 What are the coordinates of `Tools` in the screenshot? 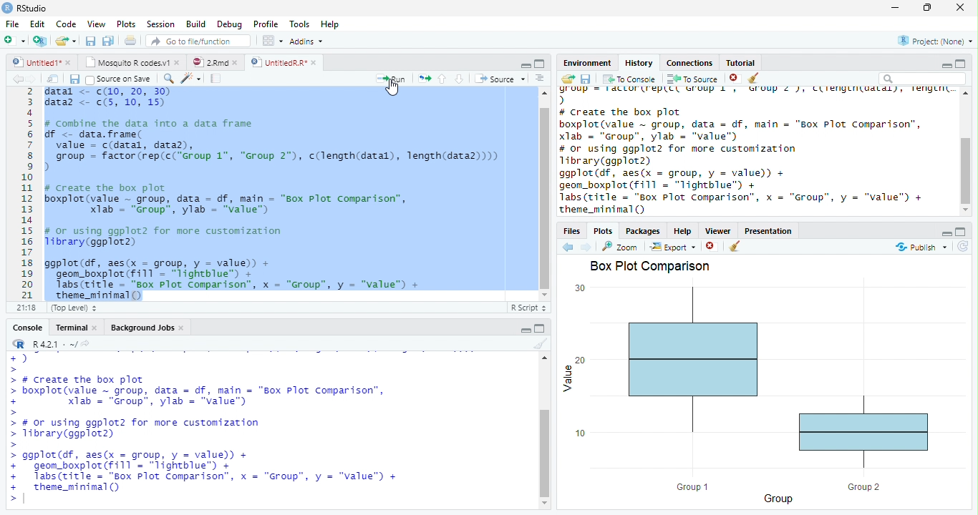 It's located at (299, 23).